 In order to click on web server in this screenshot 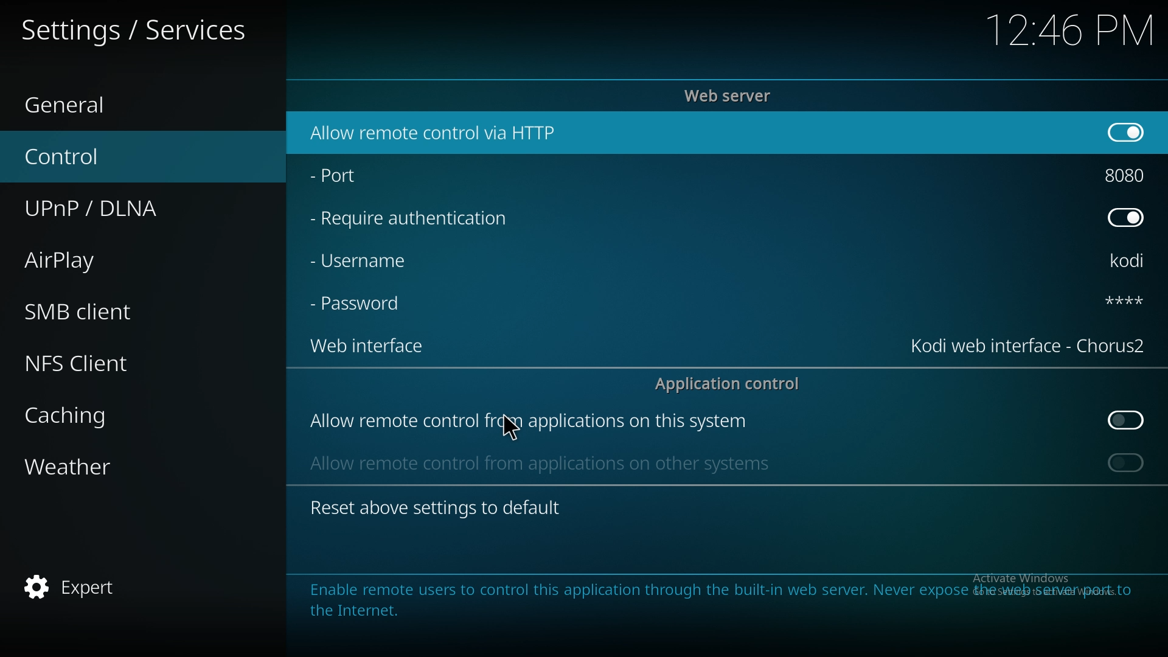, I will do `click(731, 96)`.